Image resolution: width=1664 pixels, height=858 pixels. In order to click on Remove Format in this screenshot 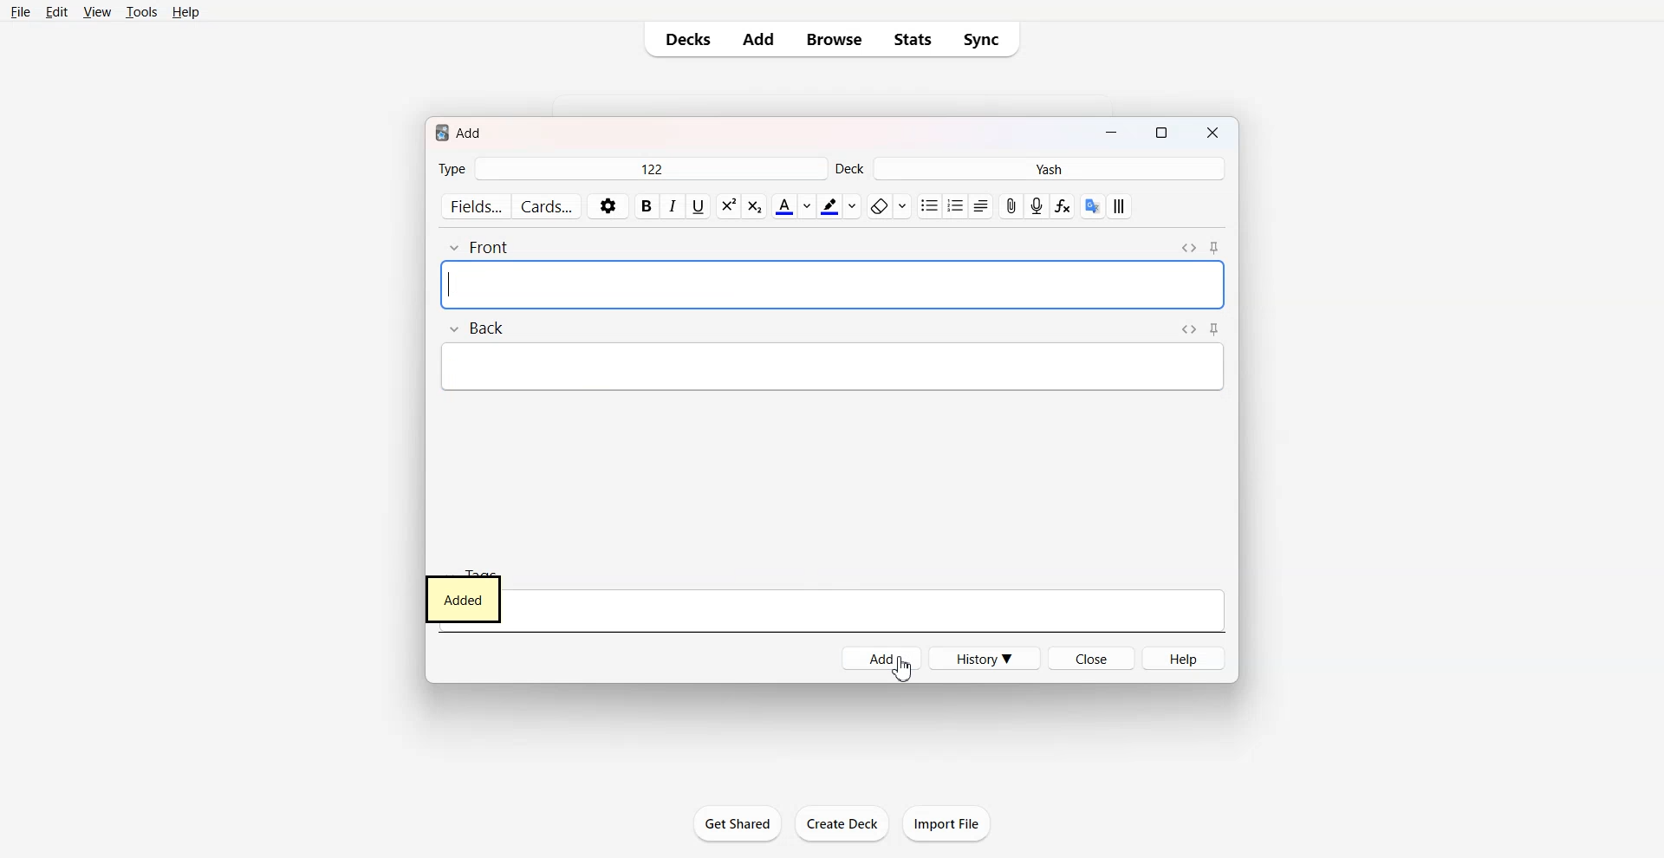, I will do `click(888, 206)`.